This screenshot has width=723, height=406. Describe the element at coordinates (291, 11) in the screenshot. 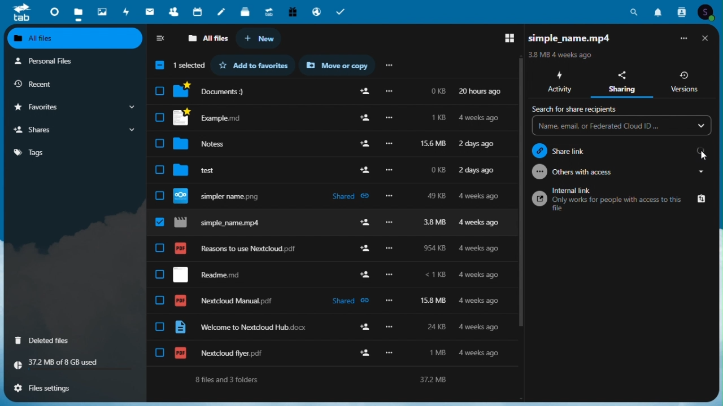

I see `Free trial` at that location.